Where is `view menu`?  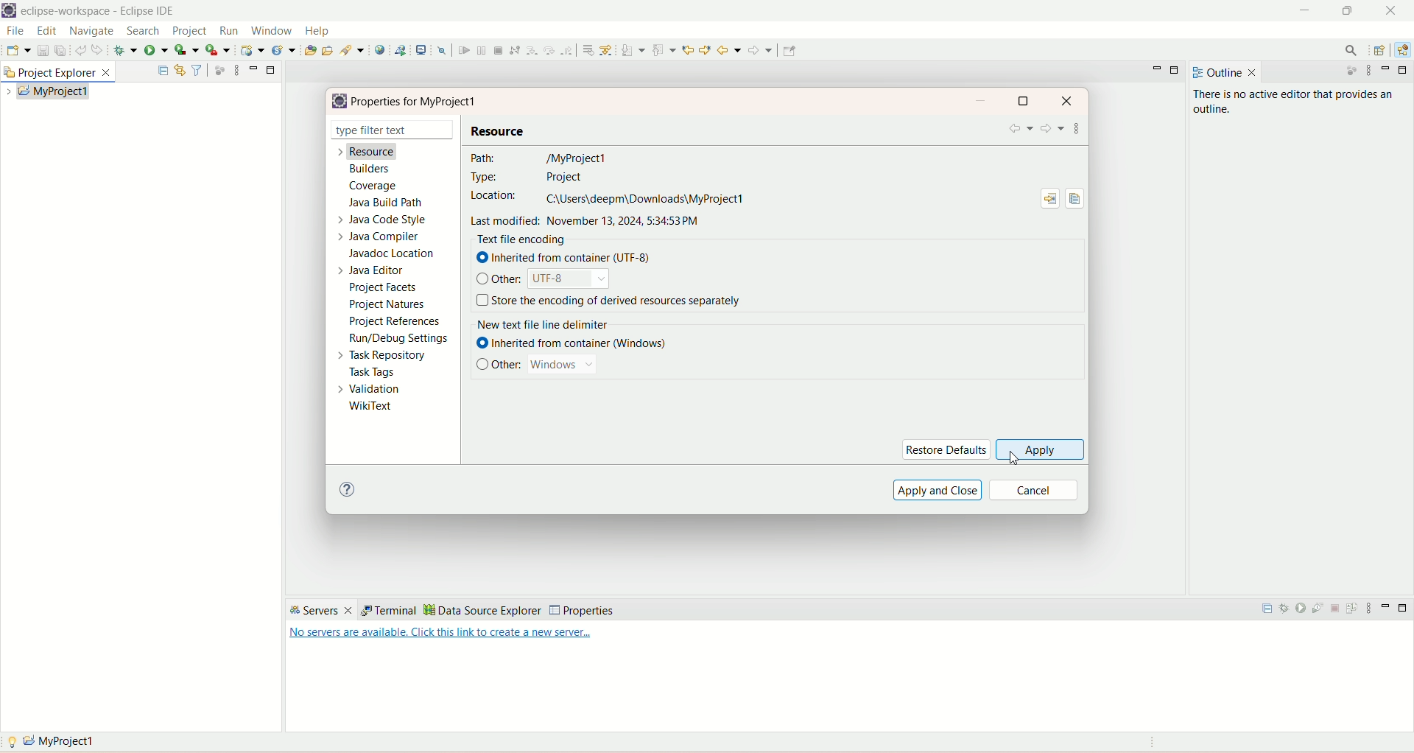 view menu is located at coordinates (1372, 609).